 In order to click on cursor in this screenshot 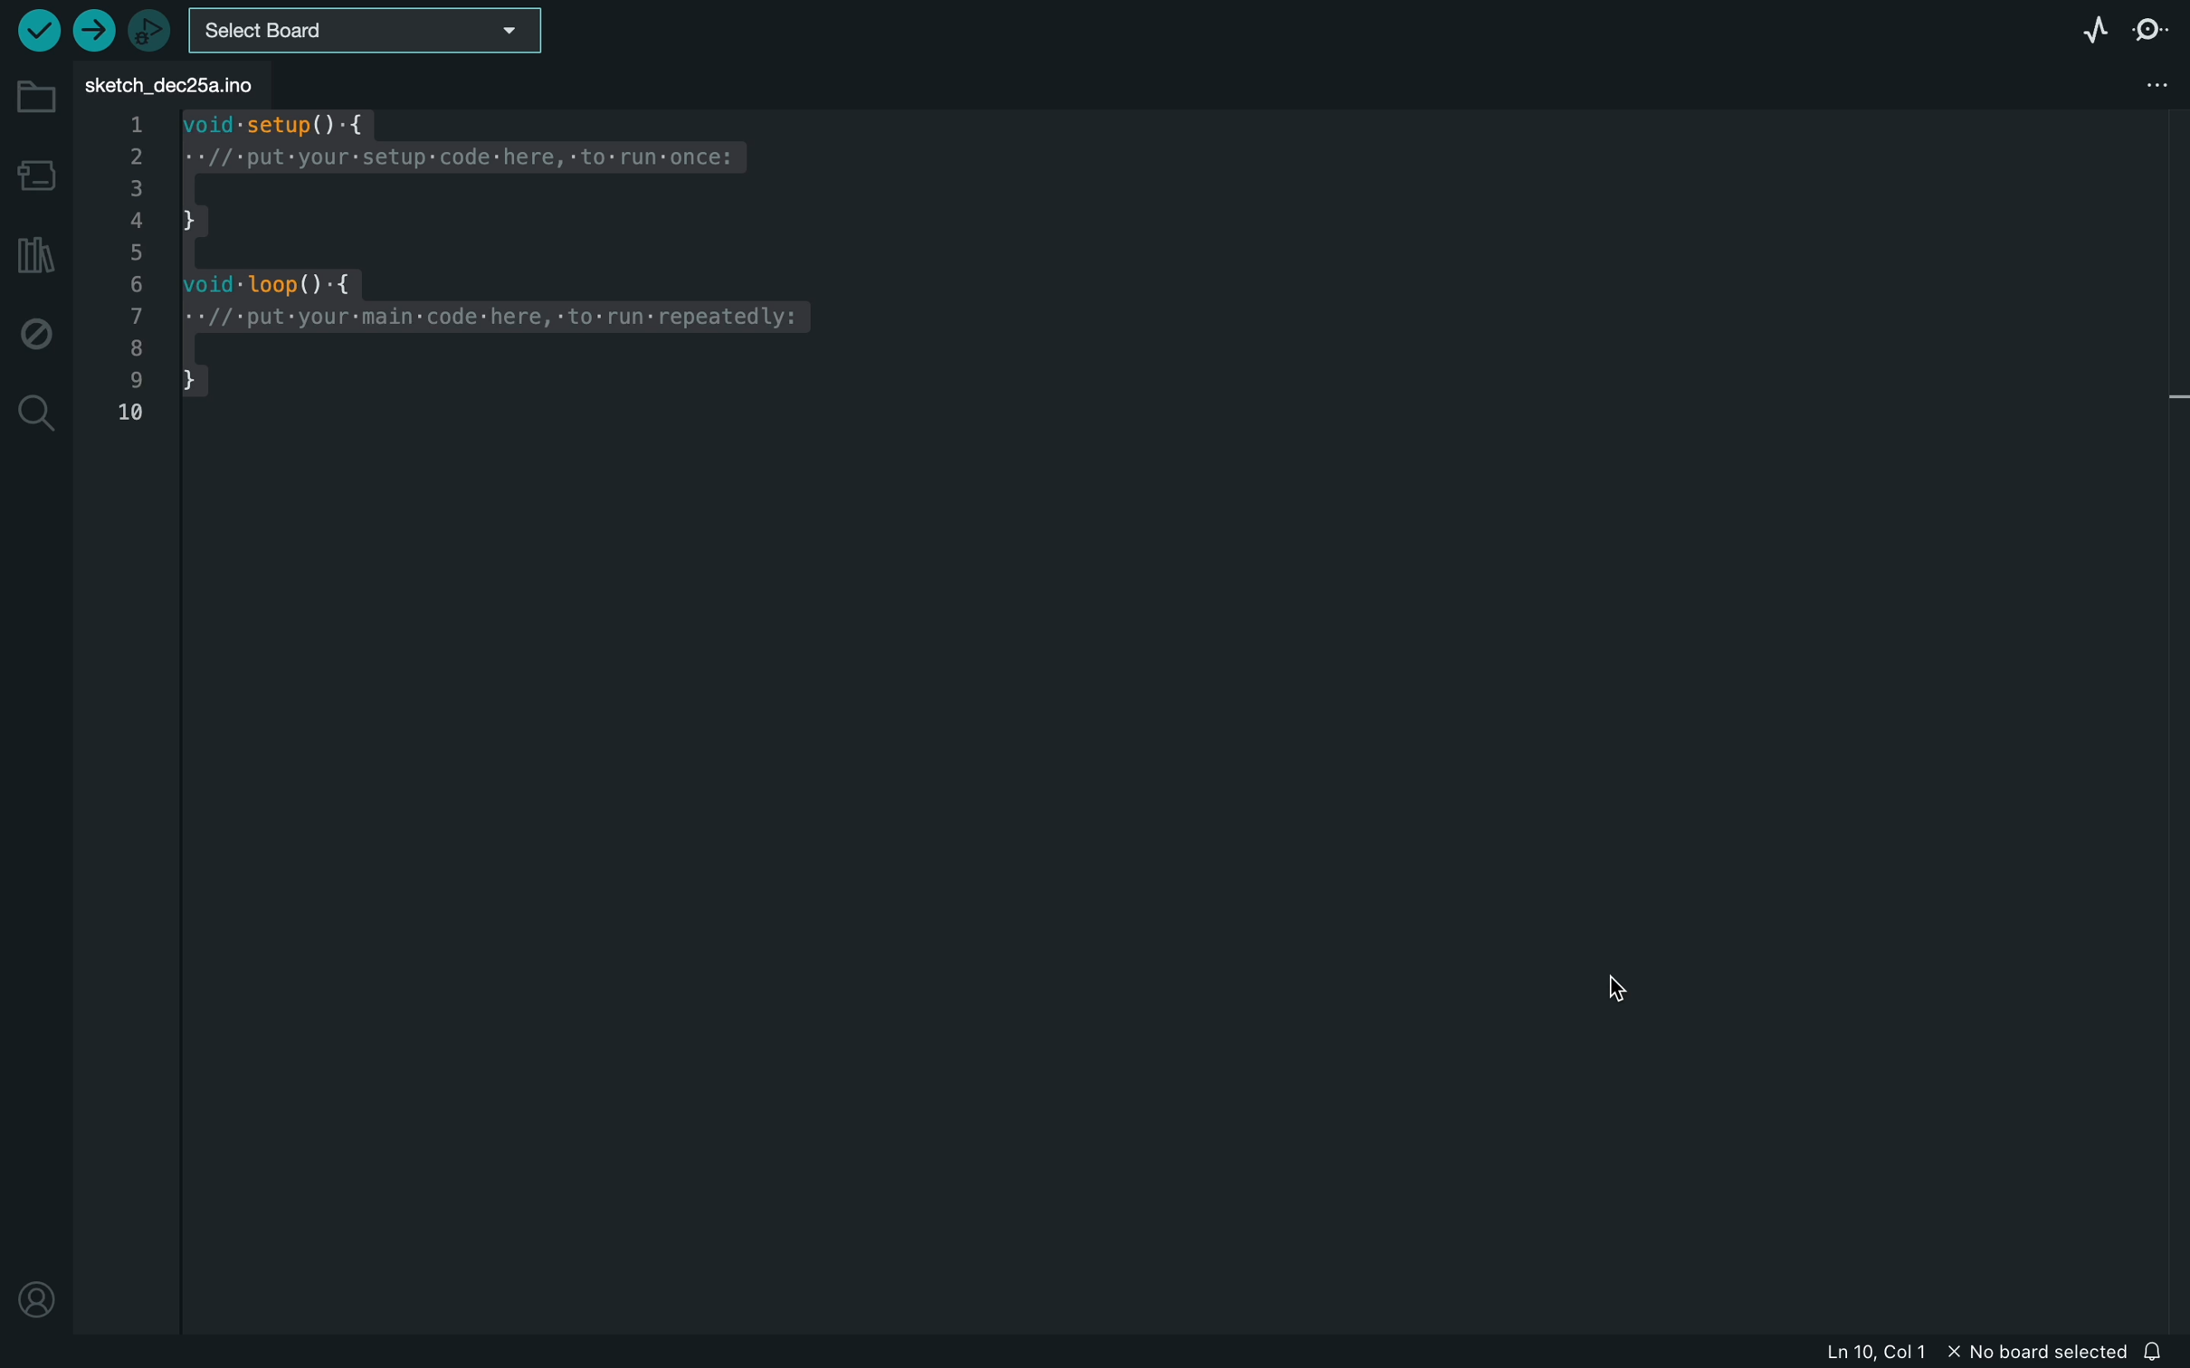, I will do `click(1632, 1004)`.